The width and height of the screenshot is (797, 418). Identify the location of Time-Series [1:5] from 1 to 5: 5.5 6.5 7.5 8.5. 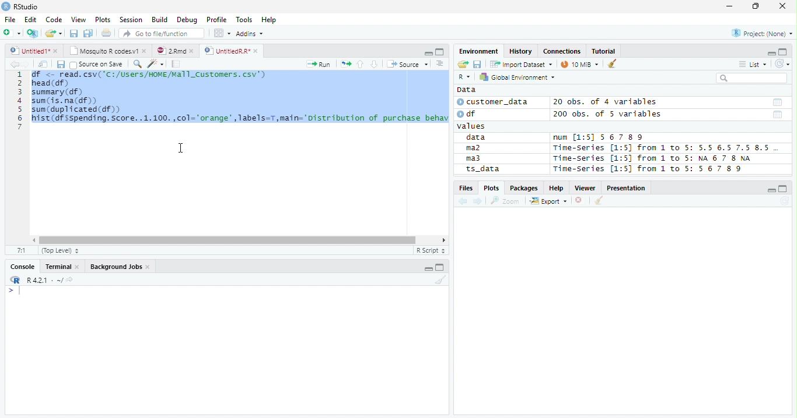
(663, 148).